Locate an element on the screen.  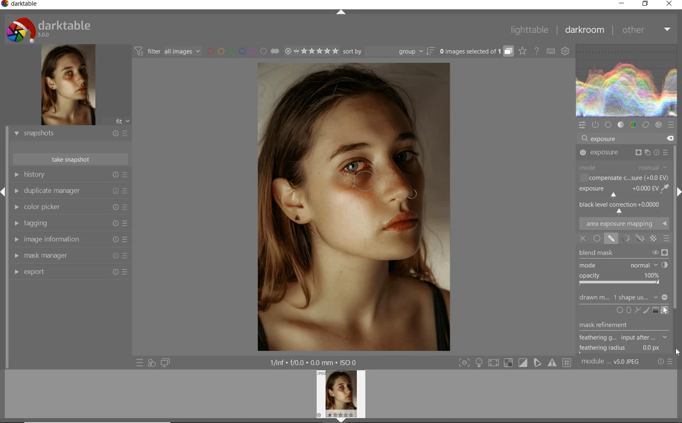
MODE is located at coordinates (621, 264).